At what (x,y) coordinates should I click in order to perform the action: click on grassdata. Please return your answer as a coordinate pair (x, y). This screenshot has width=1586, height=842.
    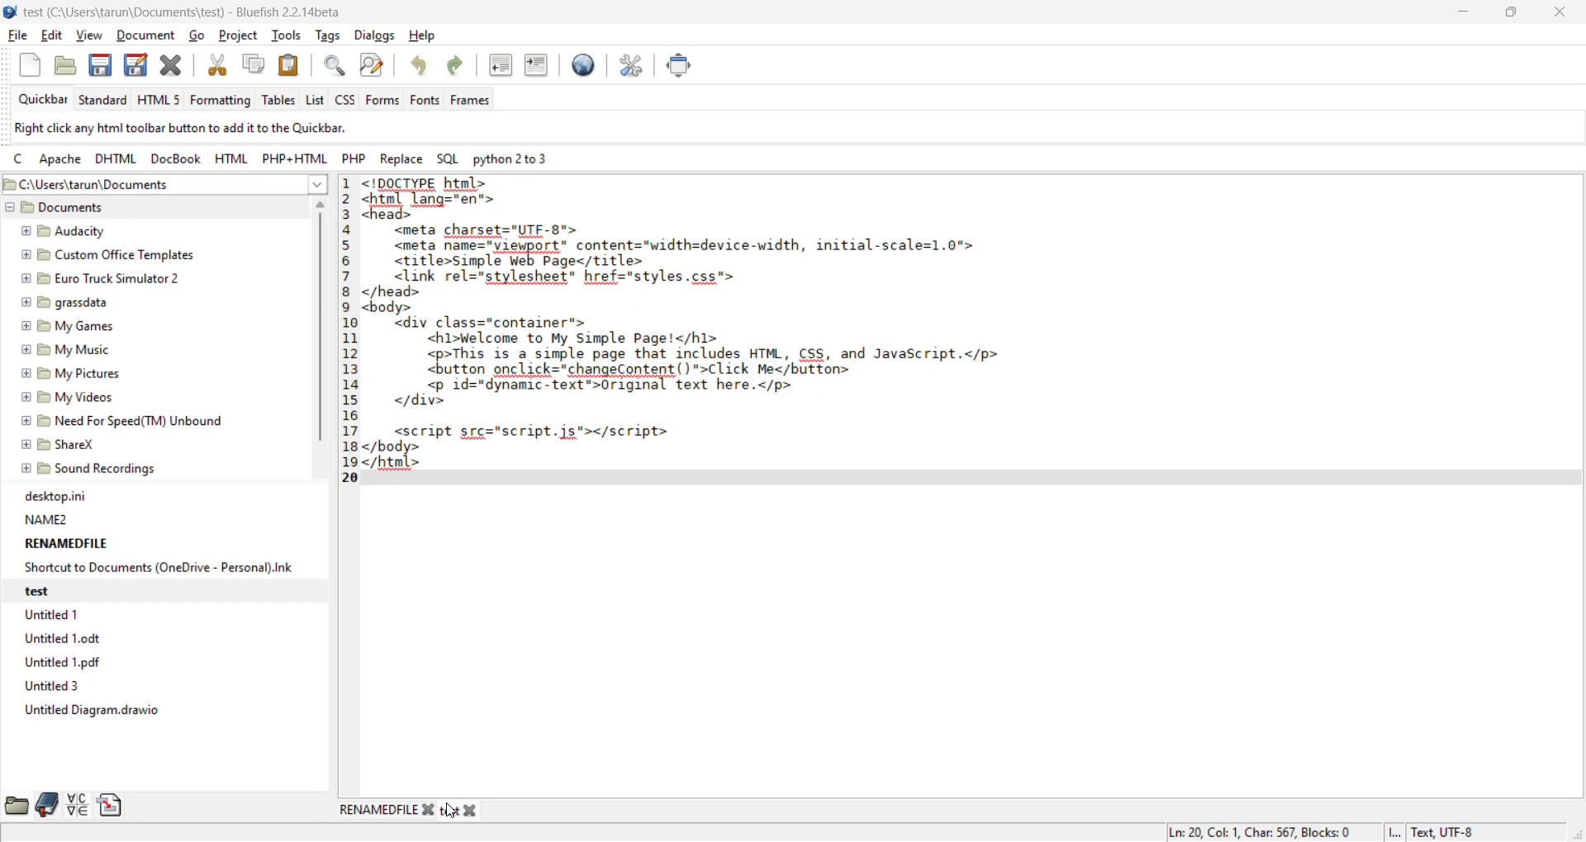
    Looking at the image, I should click on (69, 305).